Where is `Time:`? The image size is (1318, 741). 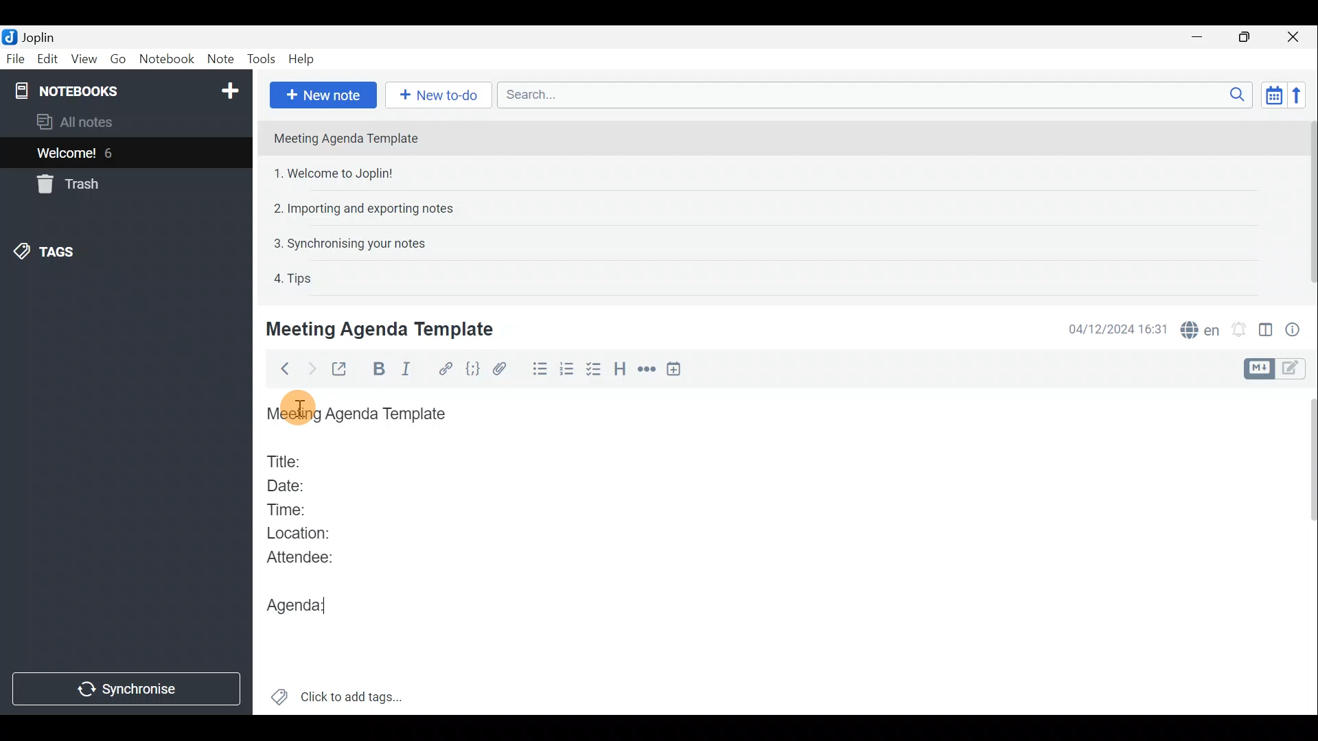
Time: is located at coordinates (287, 507).